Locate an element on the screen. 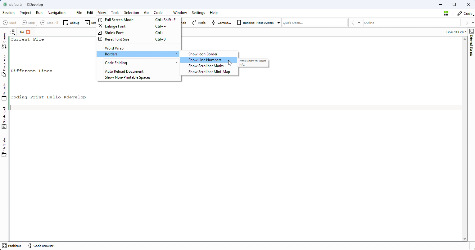  Help is located at coordinates (215, 13).